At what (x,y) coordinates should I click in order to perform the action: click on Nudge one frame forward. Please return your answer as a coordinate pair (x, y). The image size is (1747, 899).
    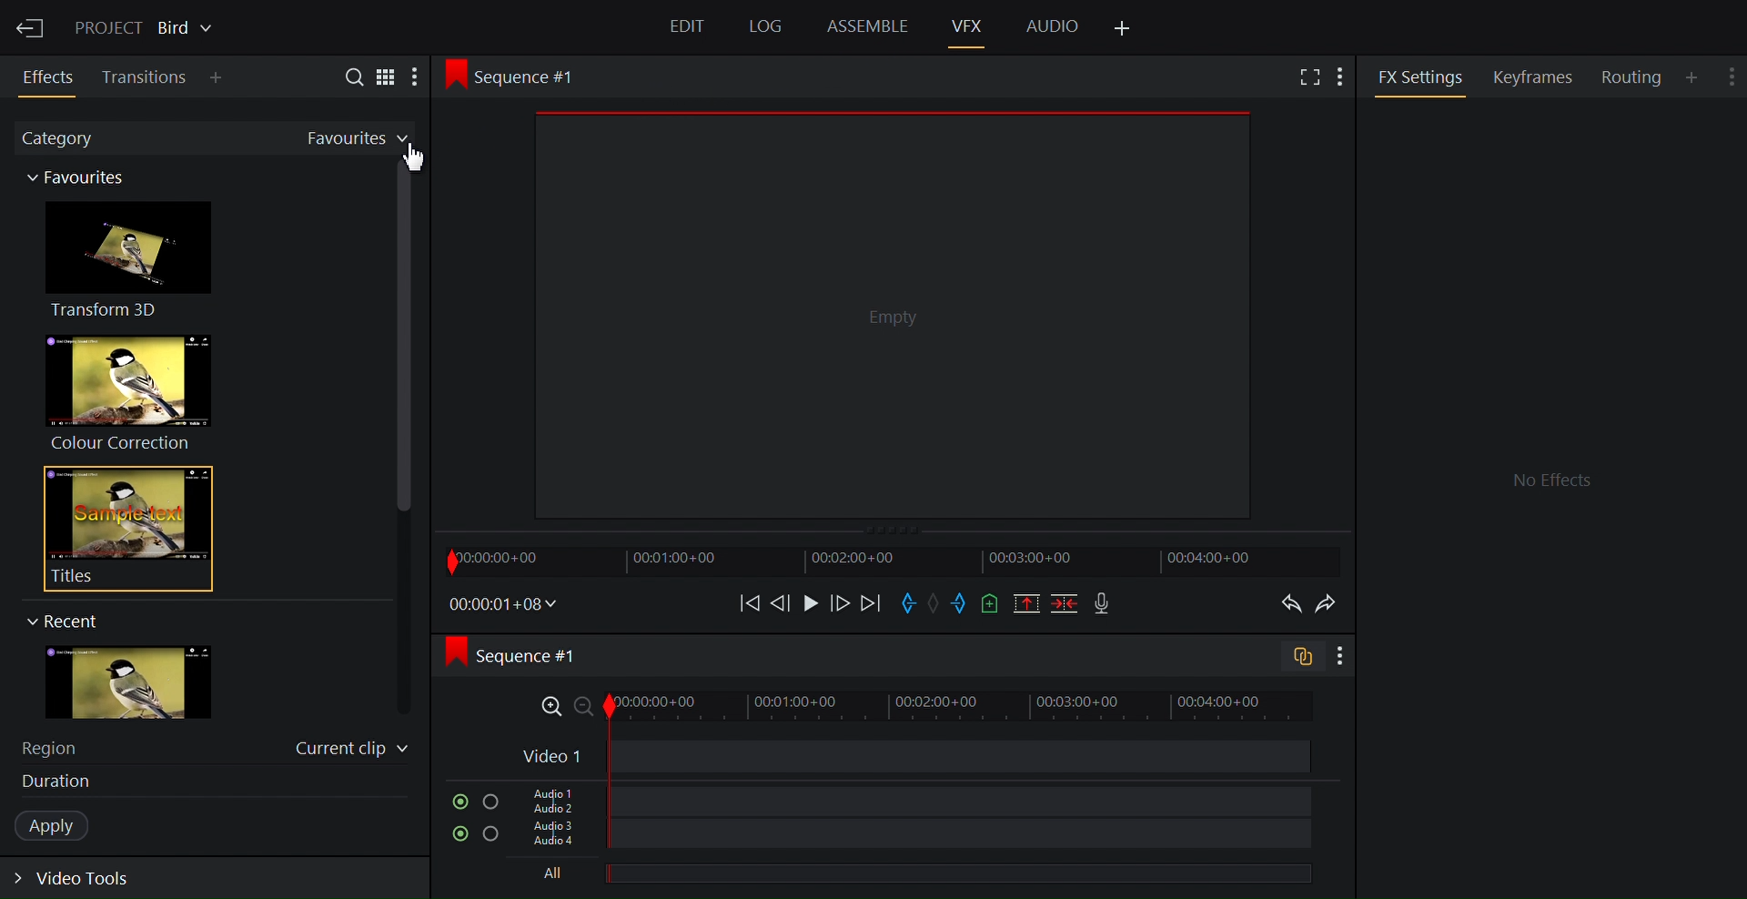
    Looking at the image, I should click on (838, 602).